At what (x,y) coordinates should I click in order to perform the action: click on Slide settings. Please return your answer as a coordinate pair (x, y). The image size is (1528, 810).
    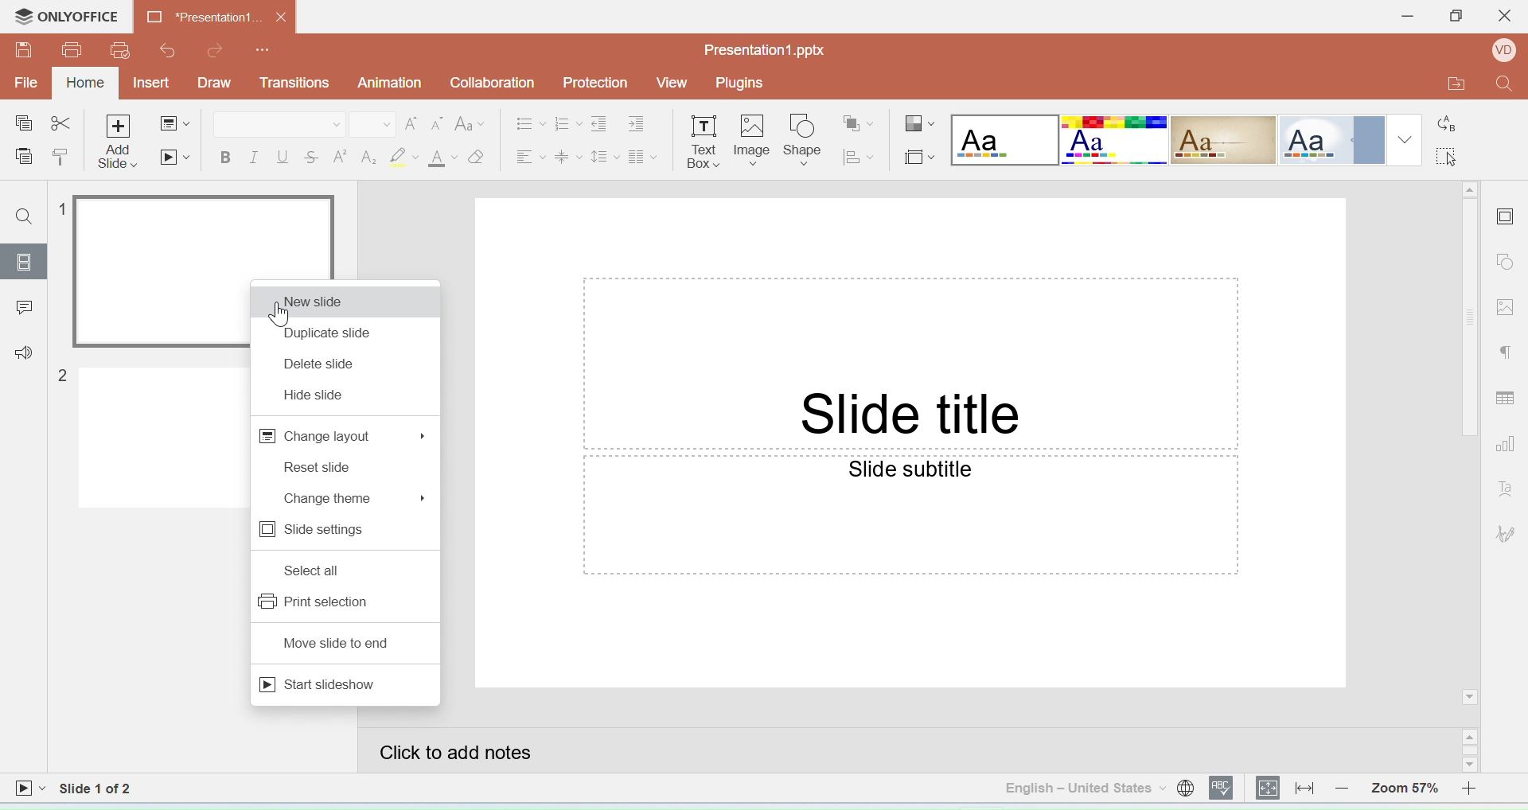
    Looking at the image, I should click on (1507, 214).